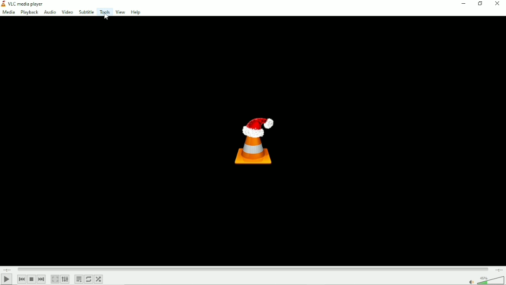  What do you see at coordinates (65, 279) in the screenshot?
I see `show extended settings` at bounding box center [65, 279].